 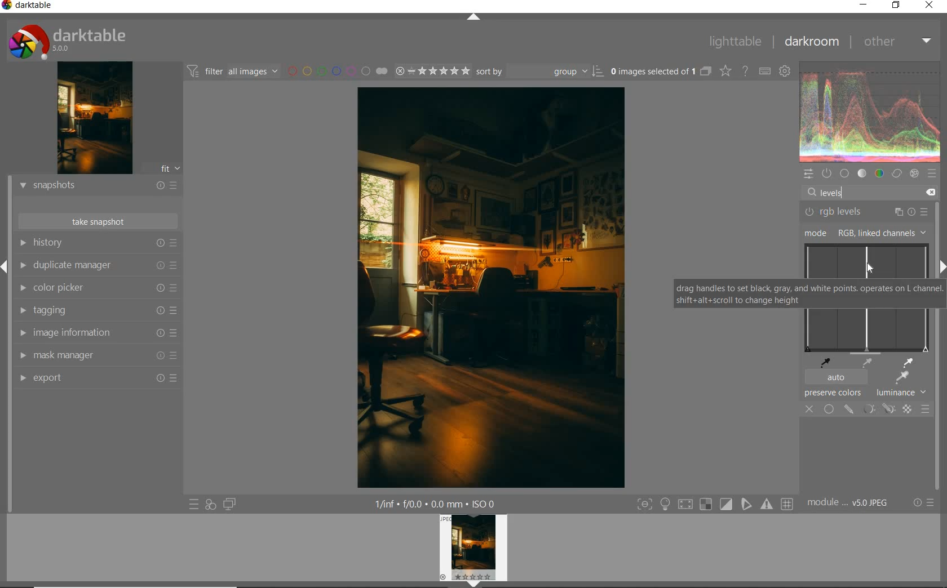 I want to click on apply auto levels based on region, so click(x=901, y=378).